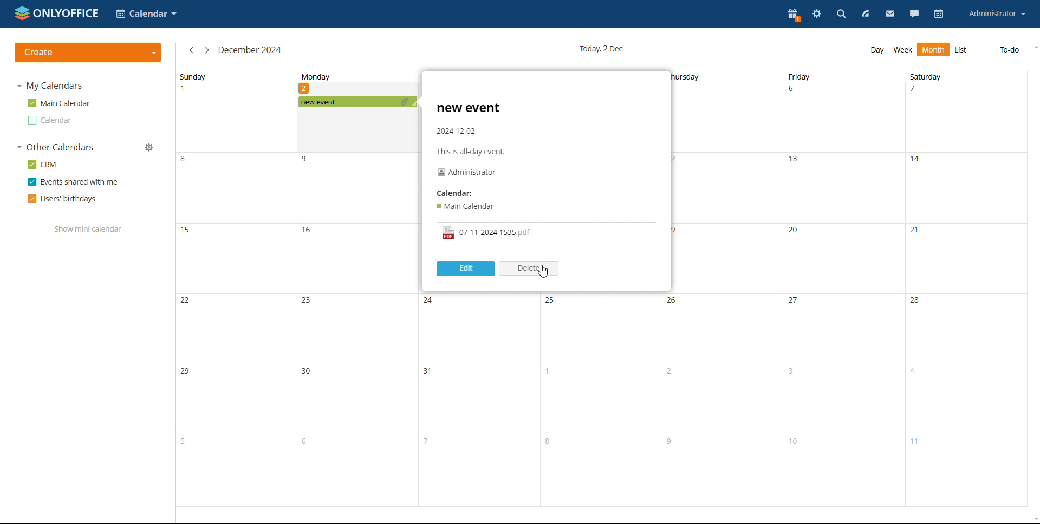 The image size is (1040, 524). I want to click on 3, so click(794, 372).